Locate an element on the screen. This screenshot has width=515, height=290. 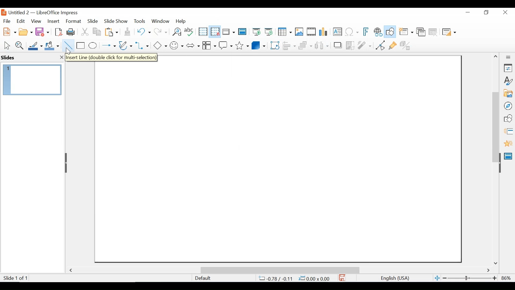
Horizontal Scrollbar is located at coordinates (279, 270).